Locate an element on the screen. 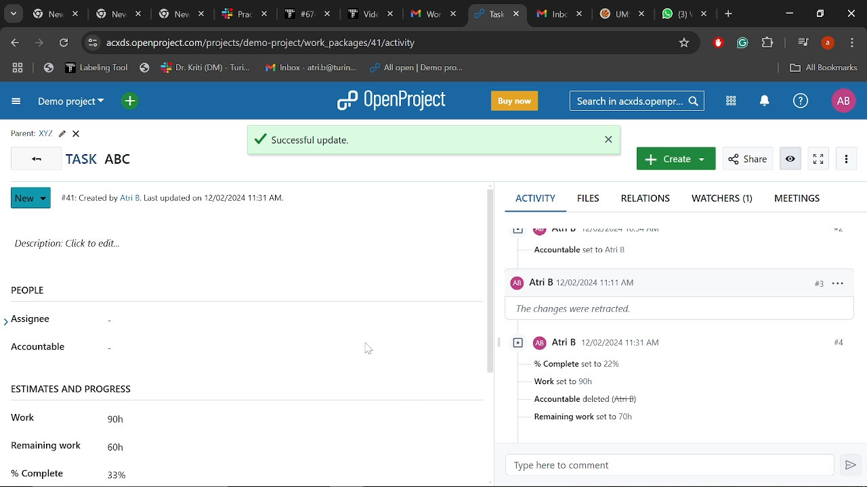 The image size is (867, 487). Help is located at coordinates (801, 102).